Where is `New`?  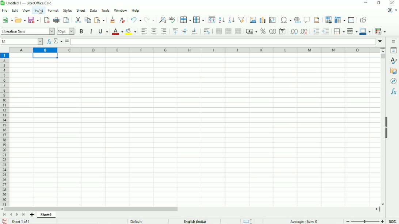
New is located at coordinates (7, 20).